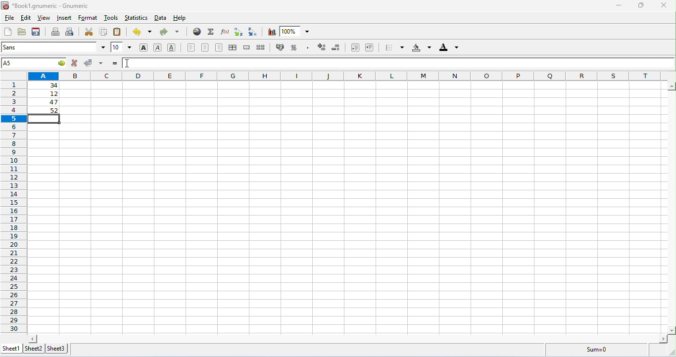  What do you see at coordinates (118, 32) in the screenshot?
I see `paste` at bounding box center [118, 32].